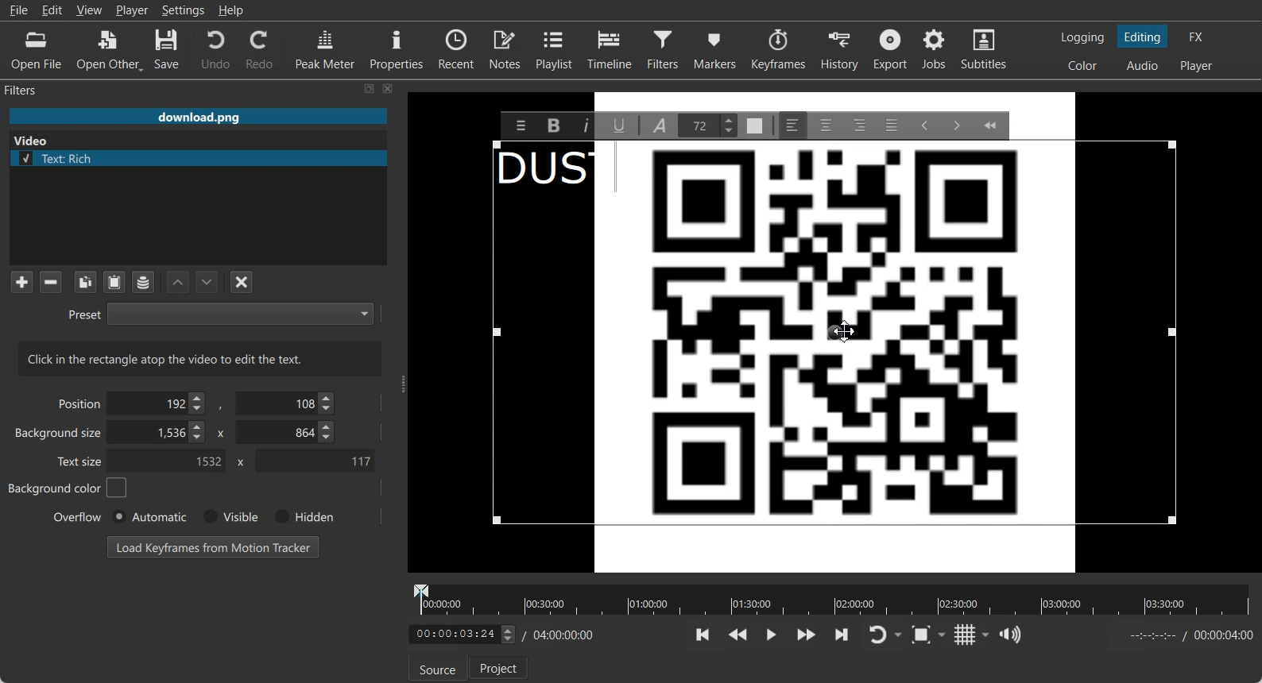 This screenshot has height=683, width=1262. I want to click on Position, so click(76, 403).